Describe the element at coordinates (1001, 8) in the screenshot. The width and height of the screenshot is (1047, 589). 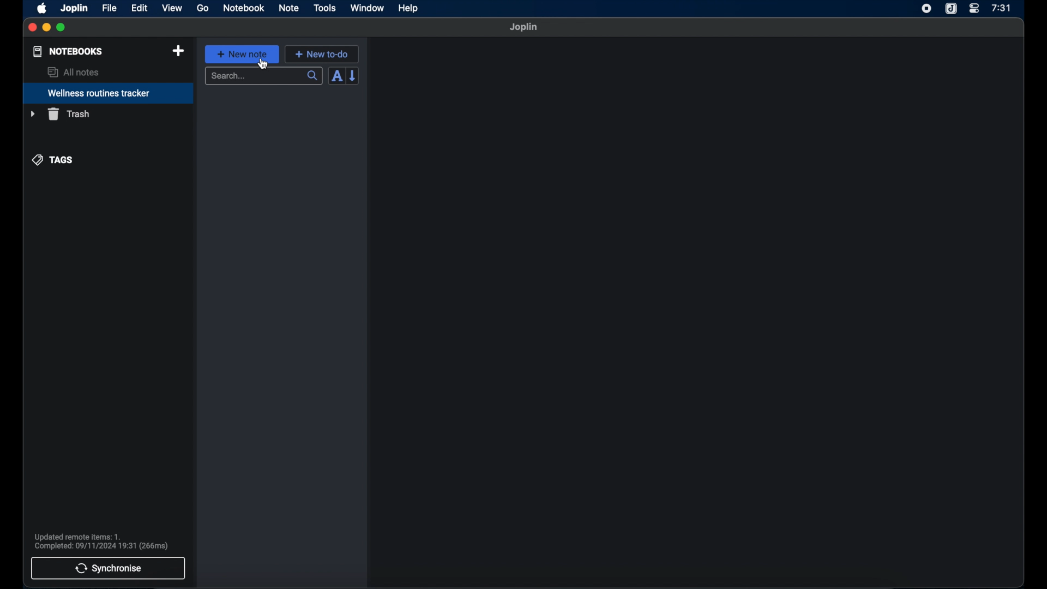
I see `7:31` at that location.